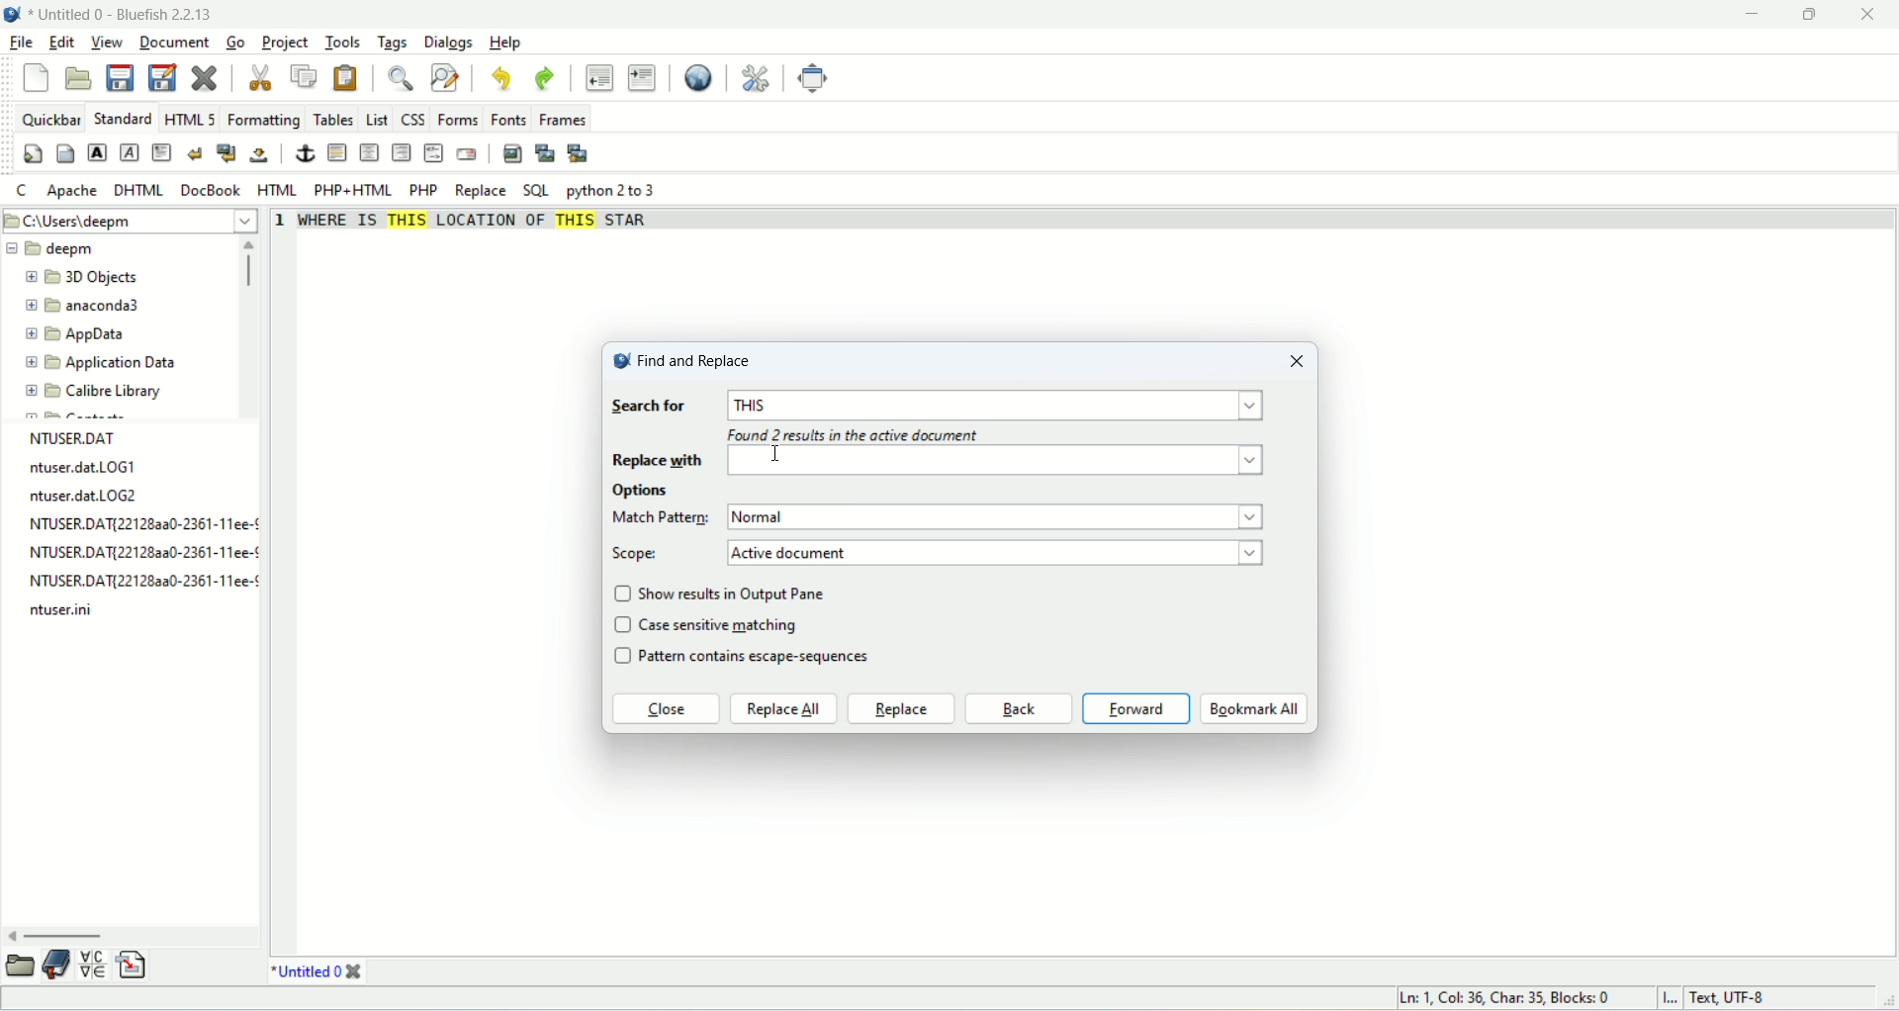 This screenshot has height=1011, width=1899. I want to click on file name, so click(142, 584).